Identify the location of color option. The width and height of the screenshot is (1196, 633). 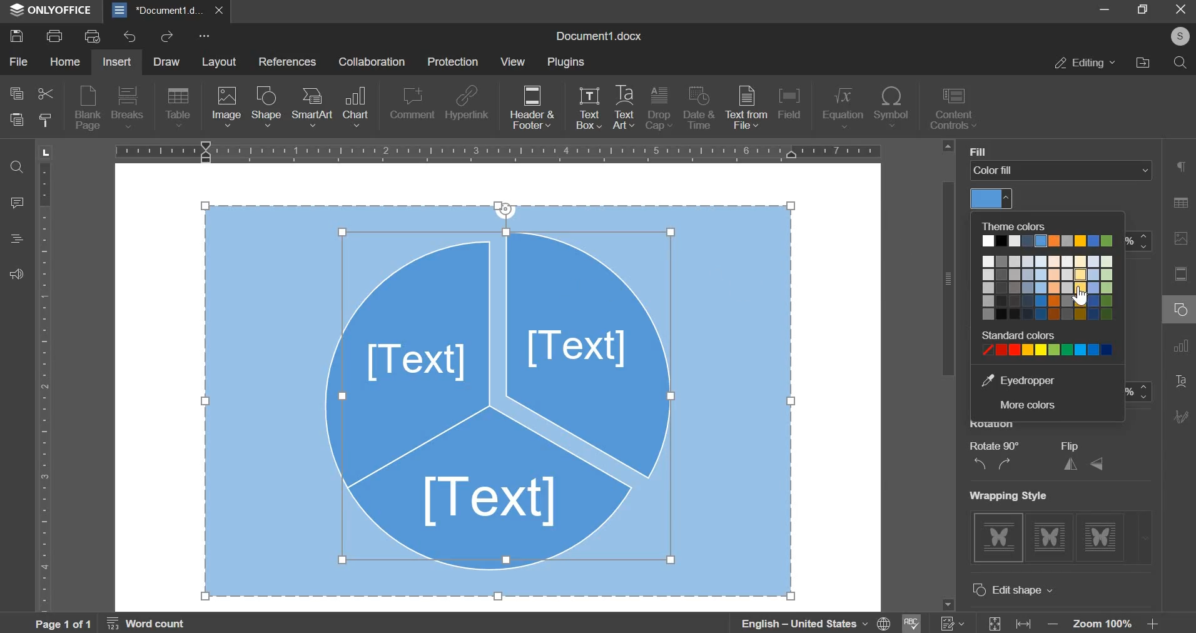
(1045, 291).